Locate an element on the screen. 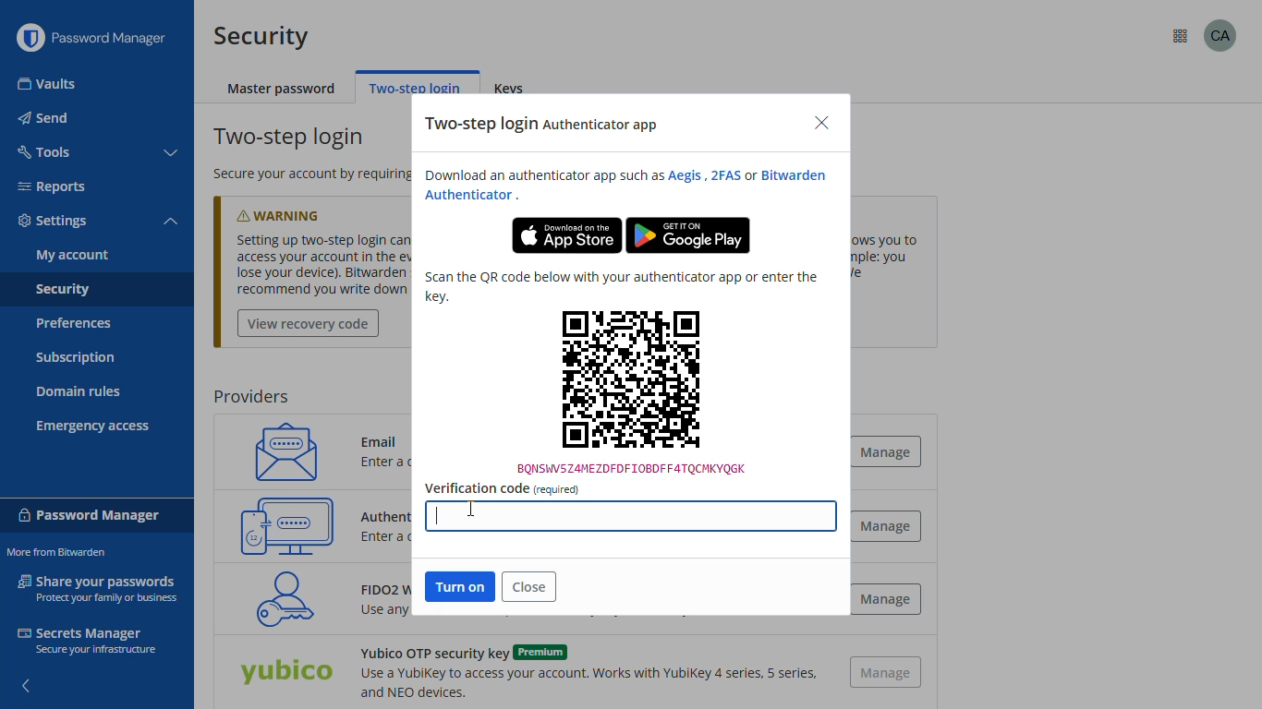 Image resolution: width=1262 pixels, height=709 pixels. FIDO2 WebAuthn
Use any WebAuthn compatible security key to access your account. is located at coordinates (371, 606).